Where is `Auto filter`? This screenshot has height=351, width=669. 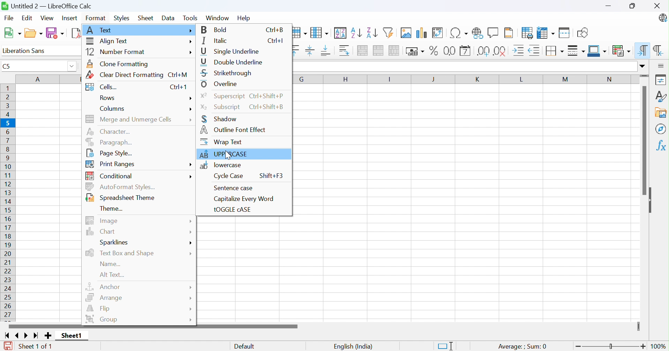
Auto filter is located at coordinates (389, 32).